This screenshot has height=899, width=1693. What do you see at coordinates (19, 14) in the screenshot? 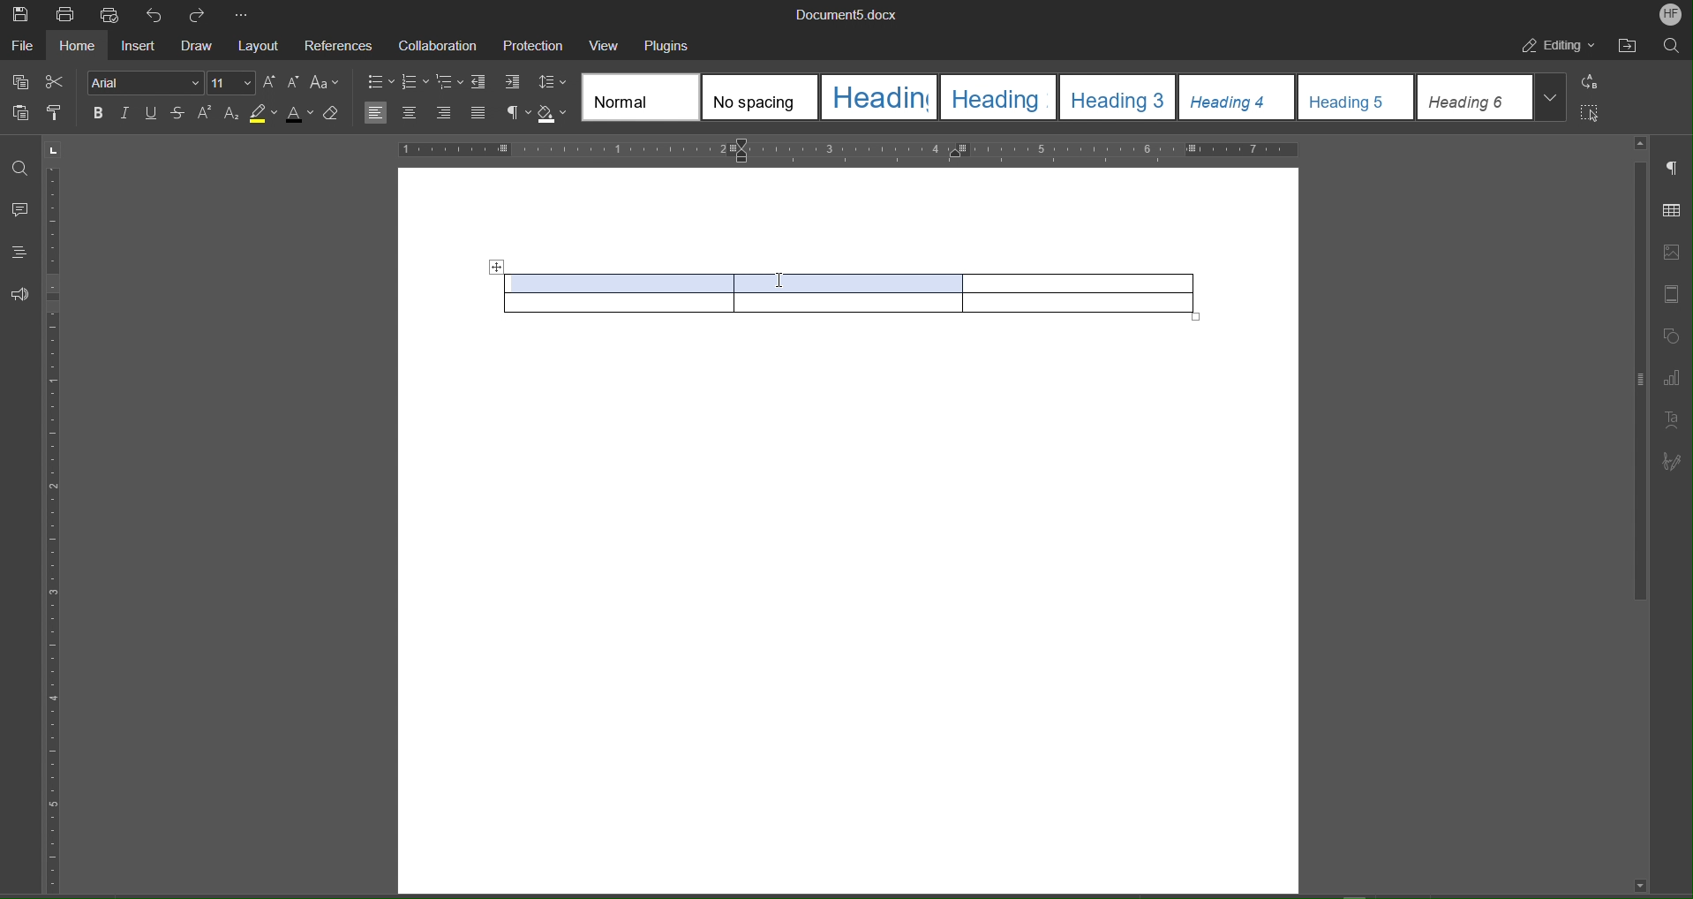
I see `Save` at bounding box center [19, 14].